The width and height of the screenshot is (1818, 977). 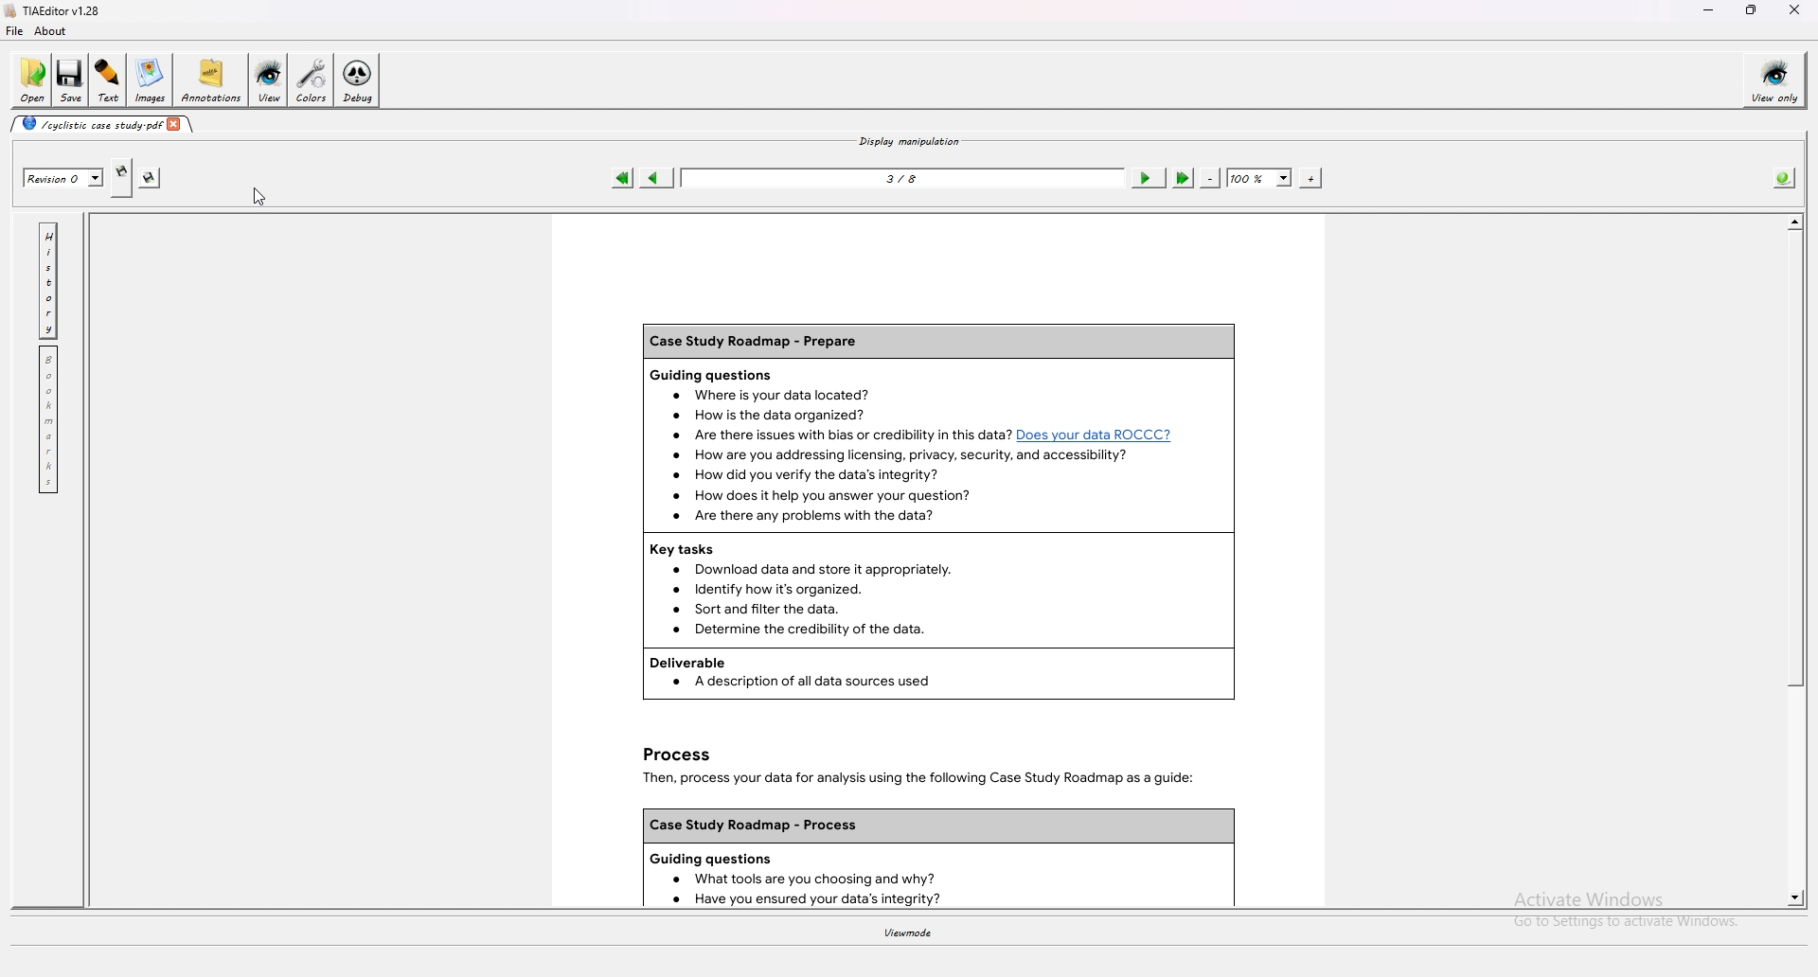 What do you see at coordinates (151, 80) in the screenshot?
I see `images` at bounding box center [151, 80].